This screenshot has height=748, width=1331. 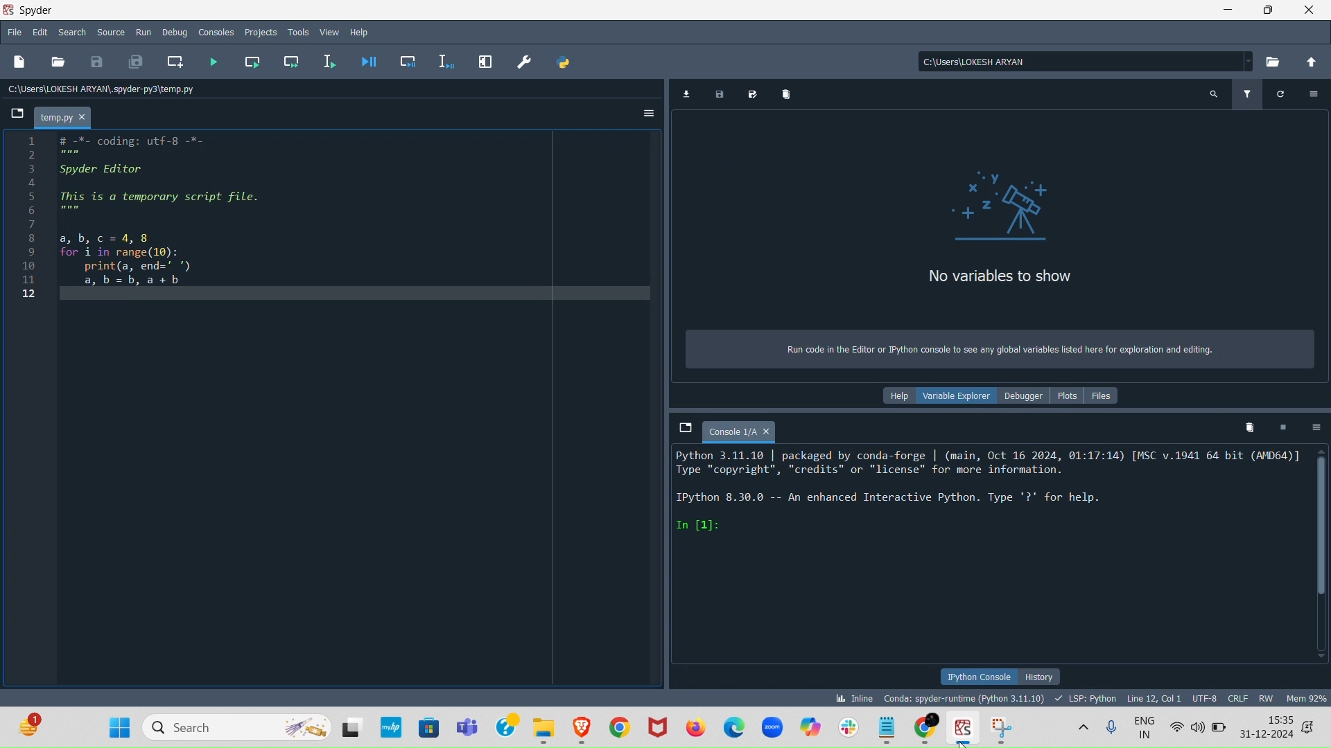 I want to click on Interrupt kernel, so click(x=1285, y=426).